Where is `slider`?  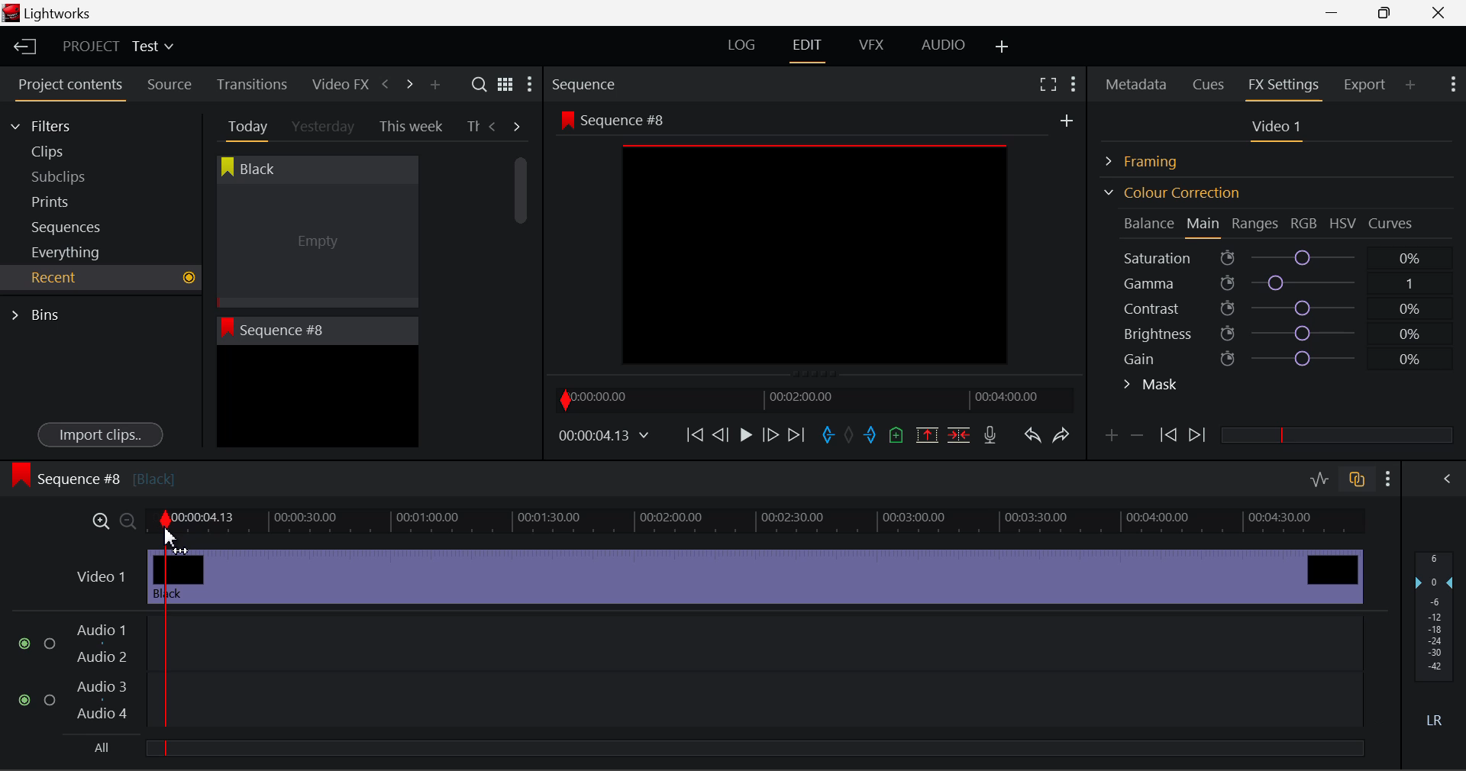 slider is located at coordinates (754, 747).